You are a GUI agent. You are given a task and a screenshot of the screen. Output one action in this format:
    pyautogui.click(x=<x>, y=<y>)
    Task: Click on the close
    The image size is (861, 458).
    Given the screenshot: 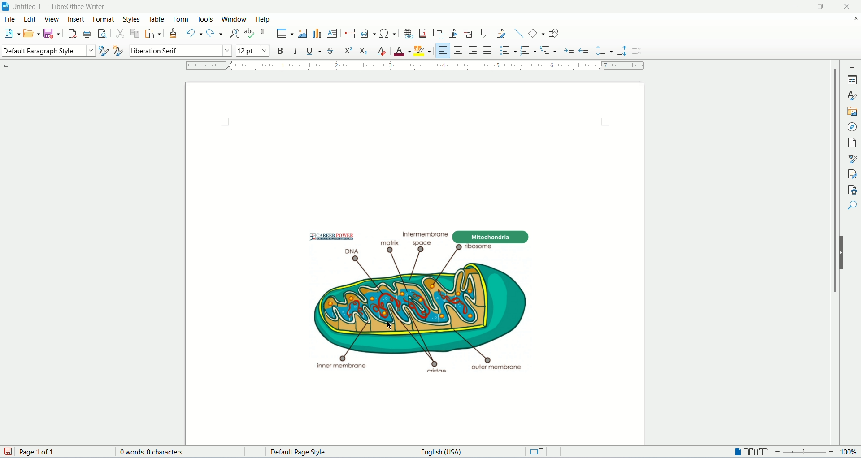 What is the action you would take?
    pyautogui.click(x=847, y=7)
    